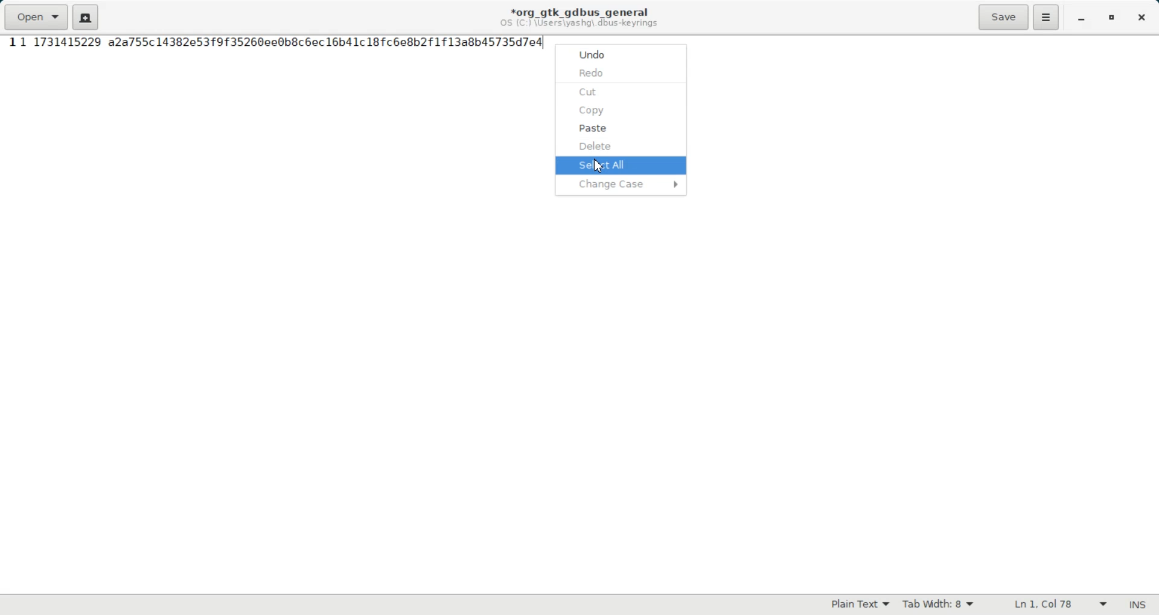 Image resolution: width=1159 pixels, height=615 pixels. What do you see at coordinates (860, 605) in the screenshot?
I see `Plain Text` at bounding box center [860, 605].